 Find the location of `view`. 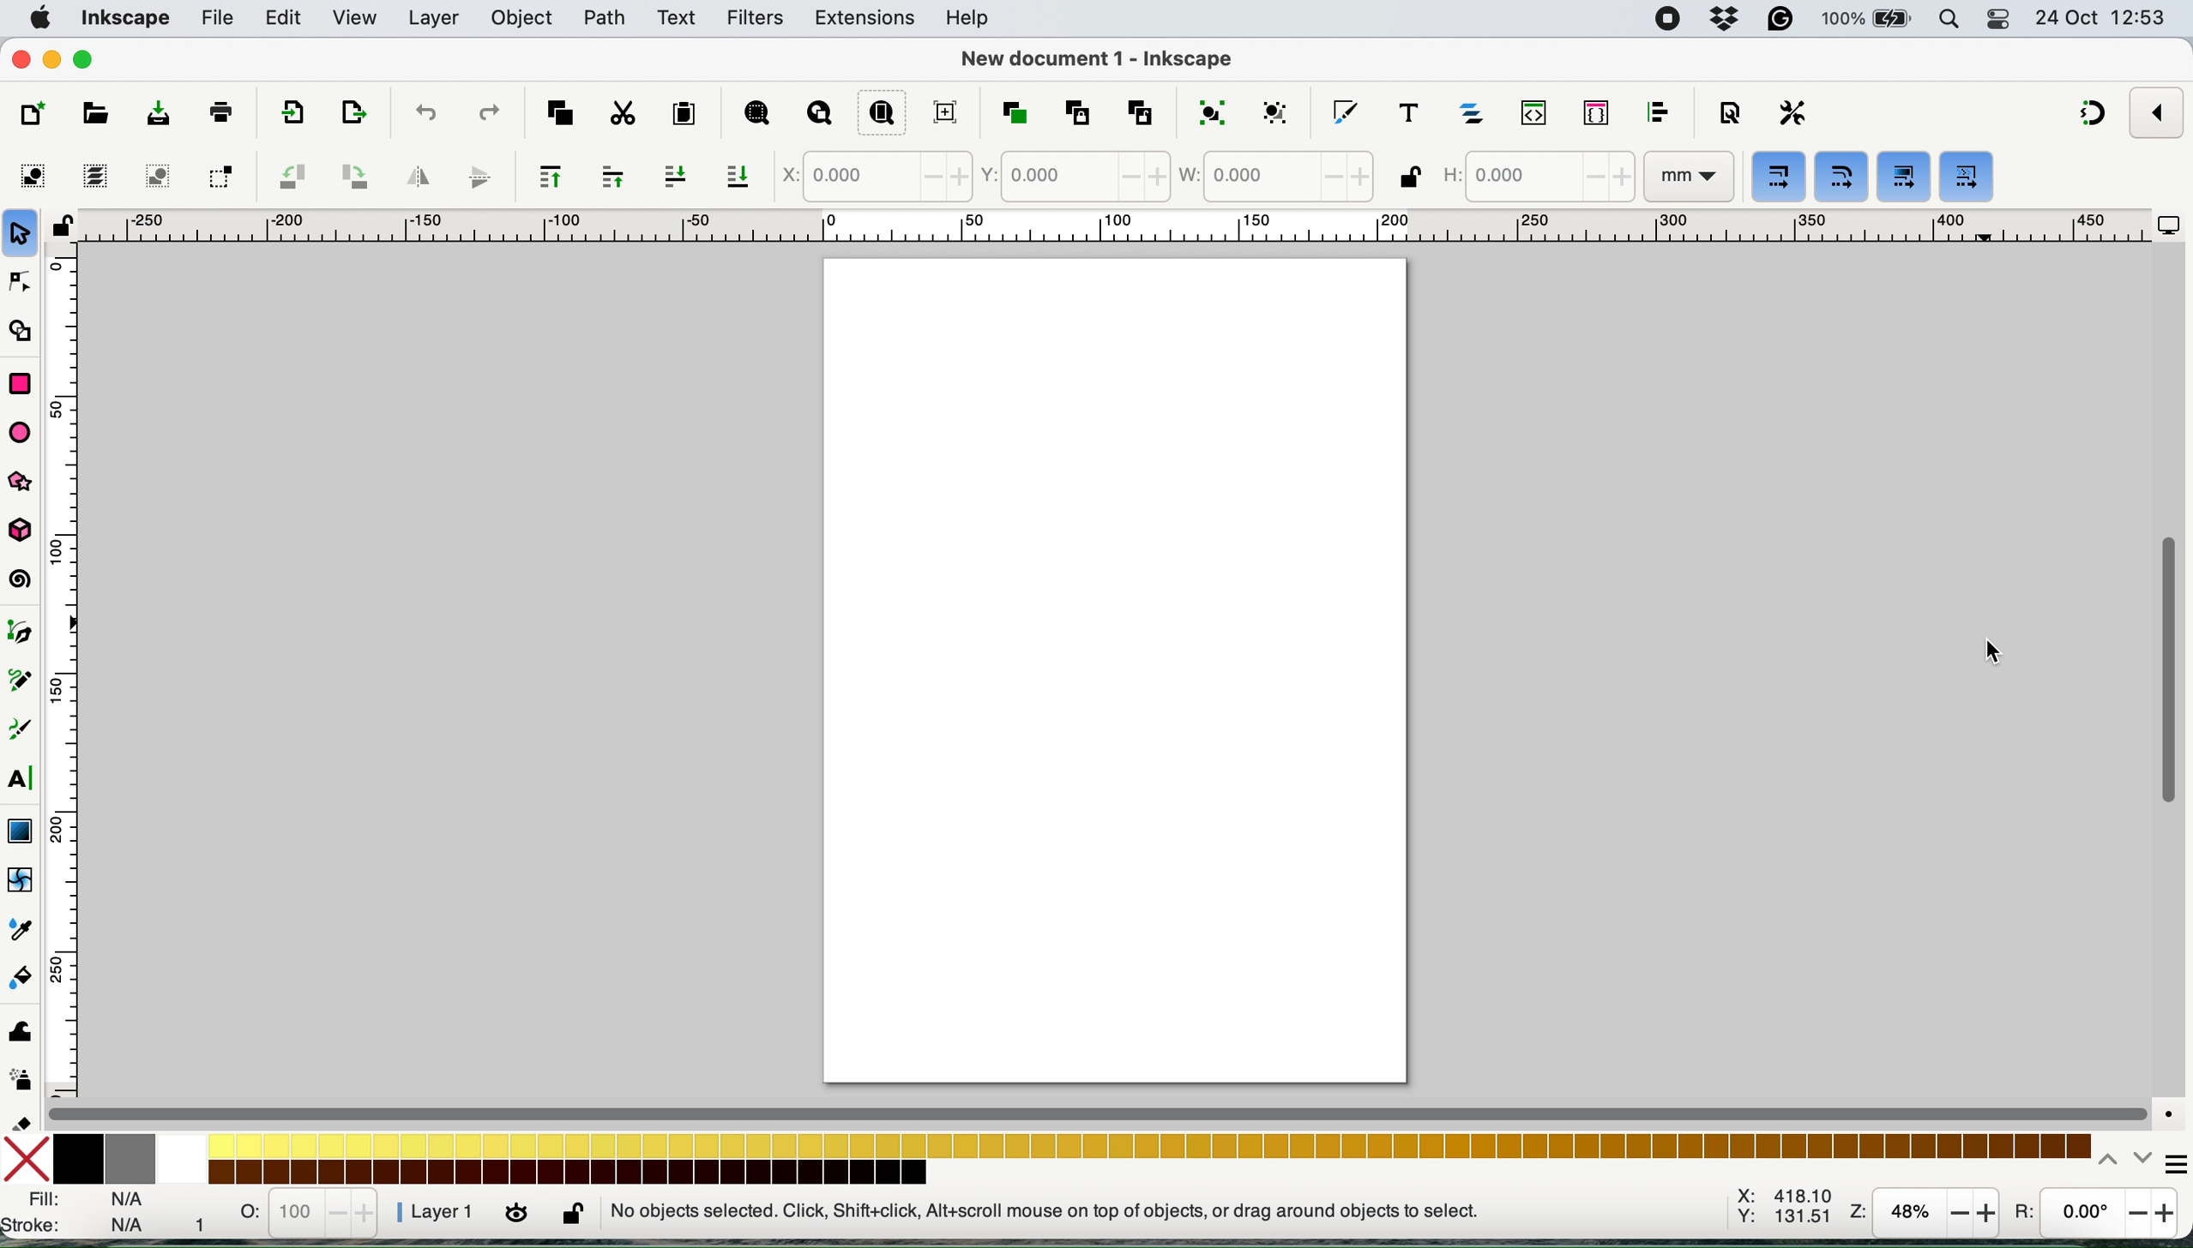

view is located at coordinates (355, 18).